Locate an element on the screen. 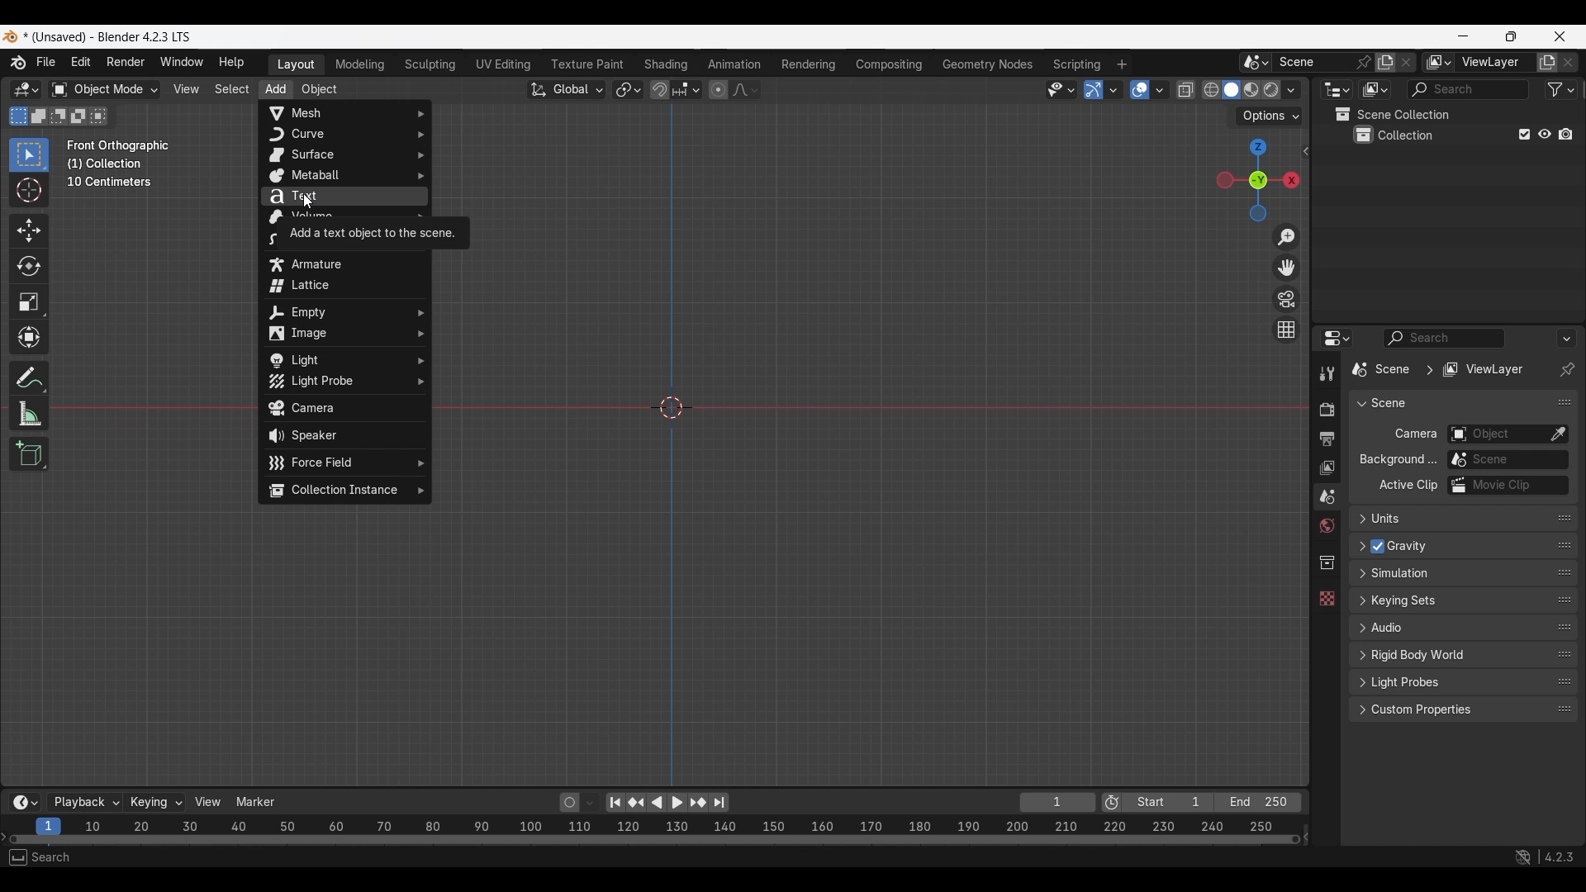 This screenshot has width=1586, height=892. Click to expand Audio is located at coordinates (1451, 628).